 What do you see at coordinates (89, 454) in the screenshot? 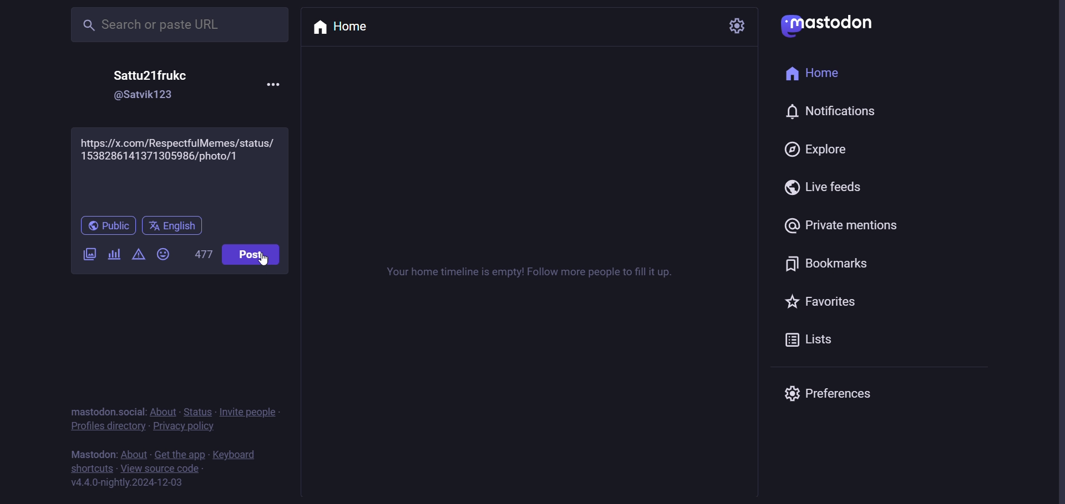
I see `mastodon` at bounding box center [89, 454].